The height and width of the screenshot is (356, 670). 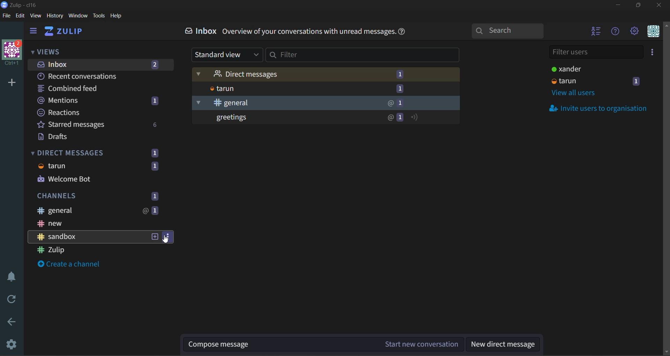 I want to click on starred messages, so click(x=98, y=124).